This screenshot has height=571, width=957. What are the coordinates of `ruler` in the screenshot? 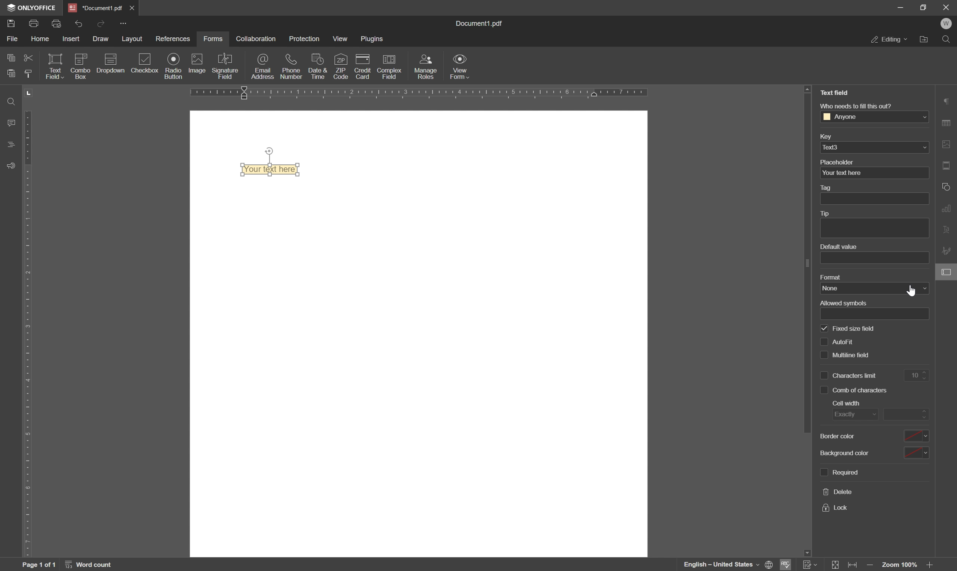 It's located at (448, 94).